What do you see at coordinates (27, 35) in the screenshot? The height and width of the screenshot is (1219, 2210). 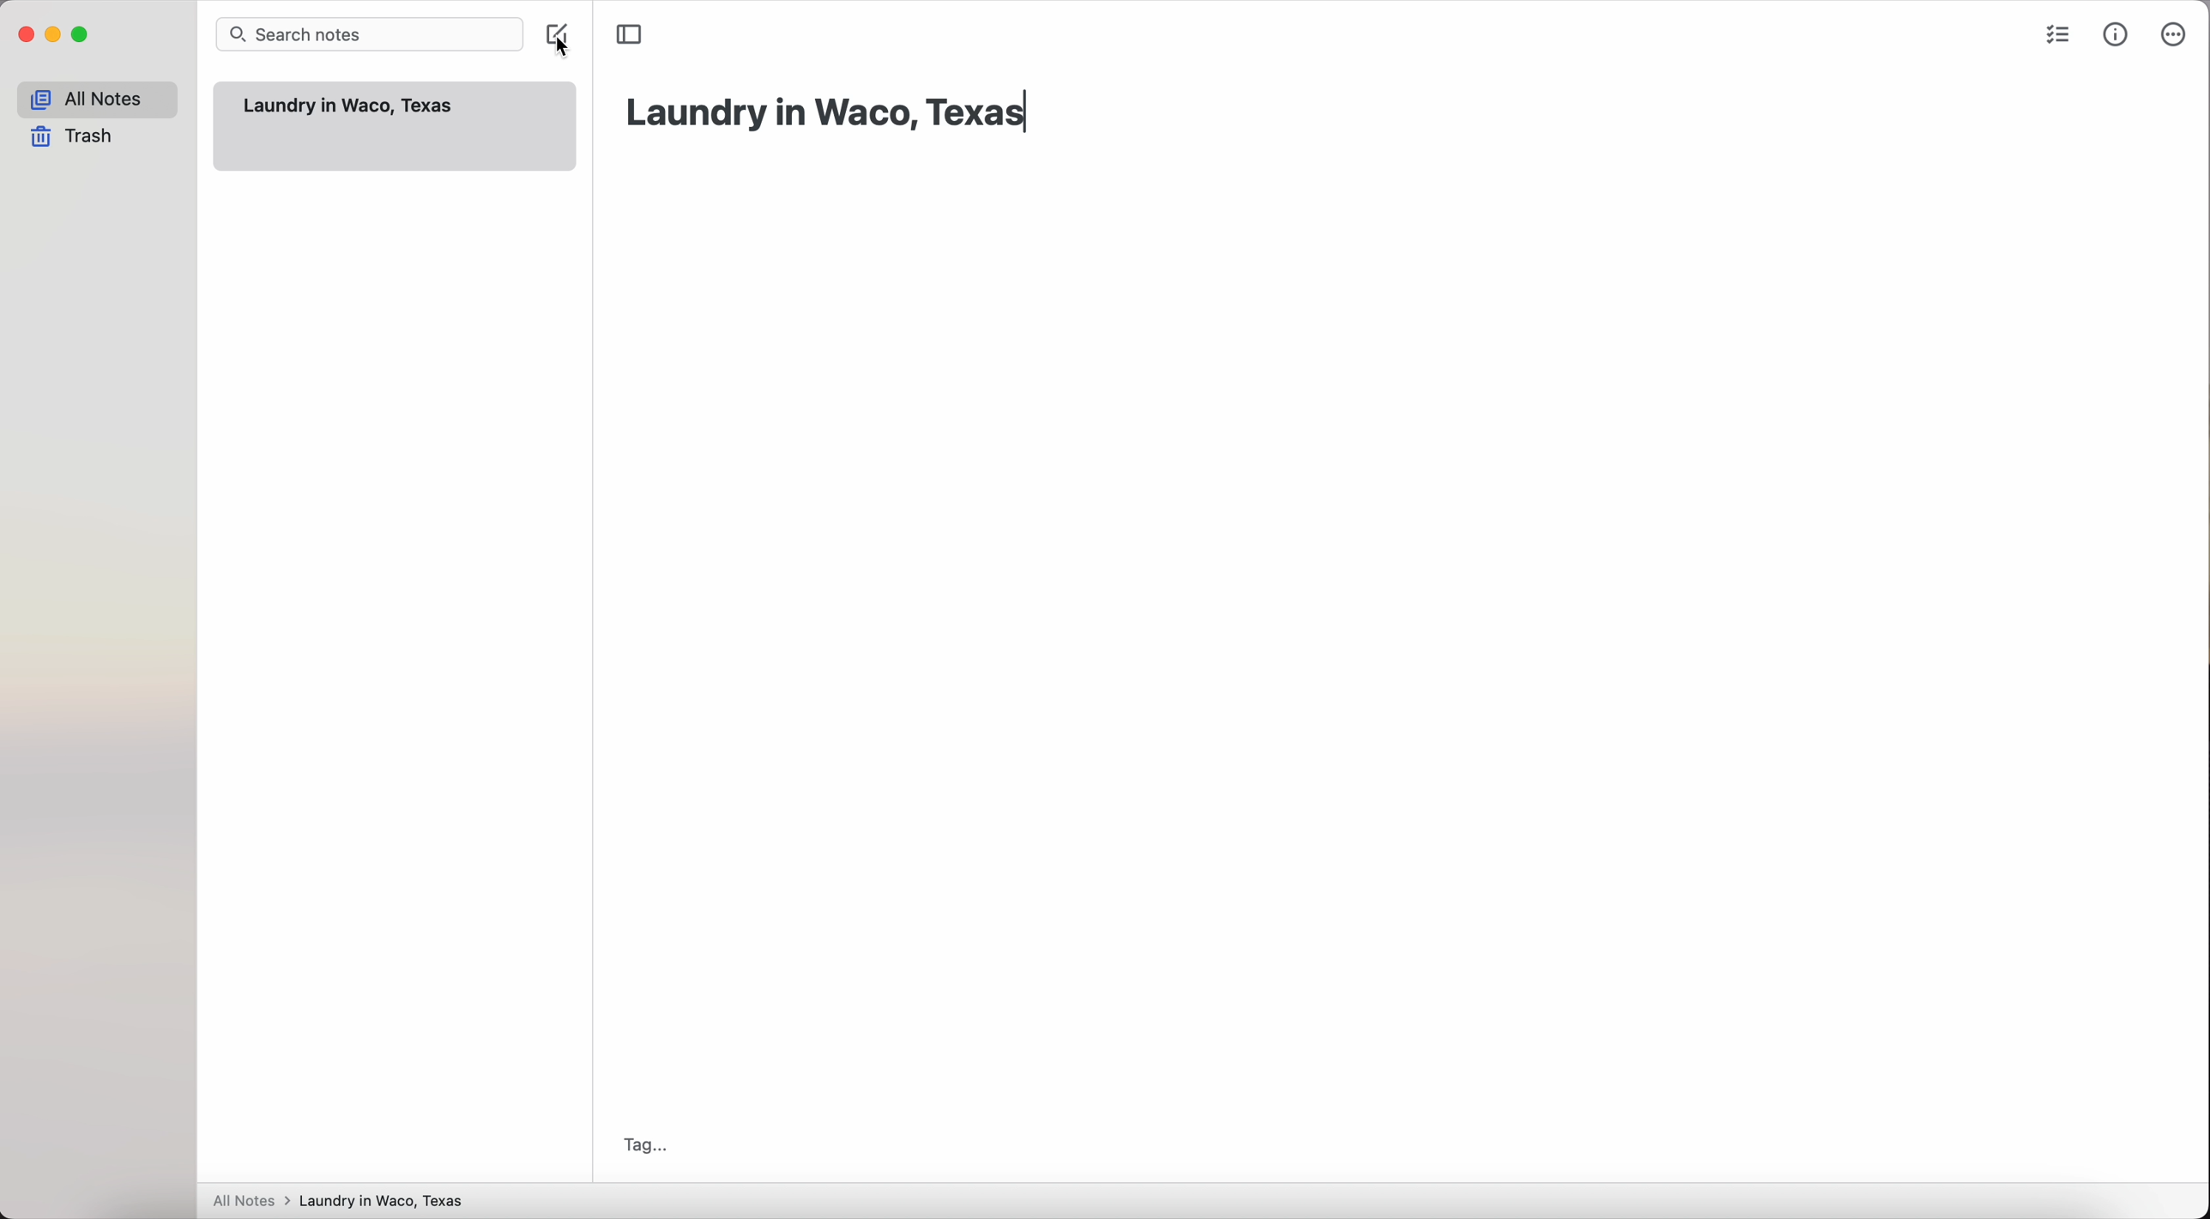 I see `close app` at bounding box center [27, 35].